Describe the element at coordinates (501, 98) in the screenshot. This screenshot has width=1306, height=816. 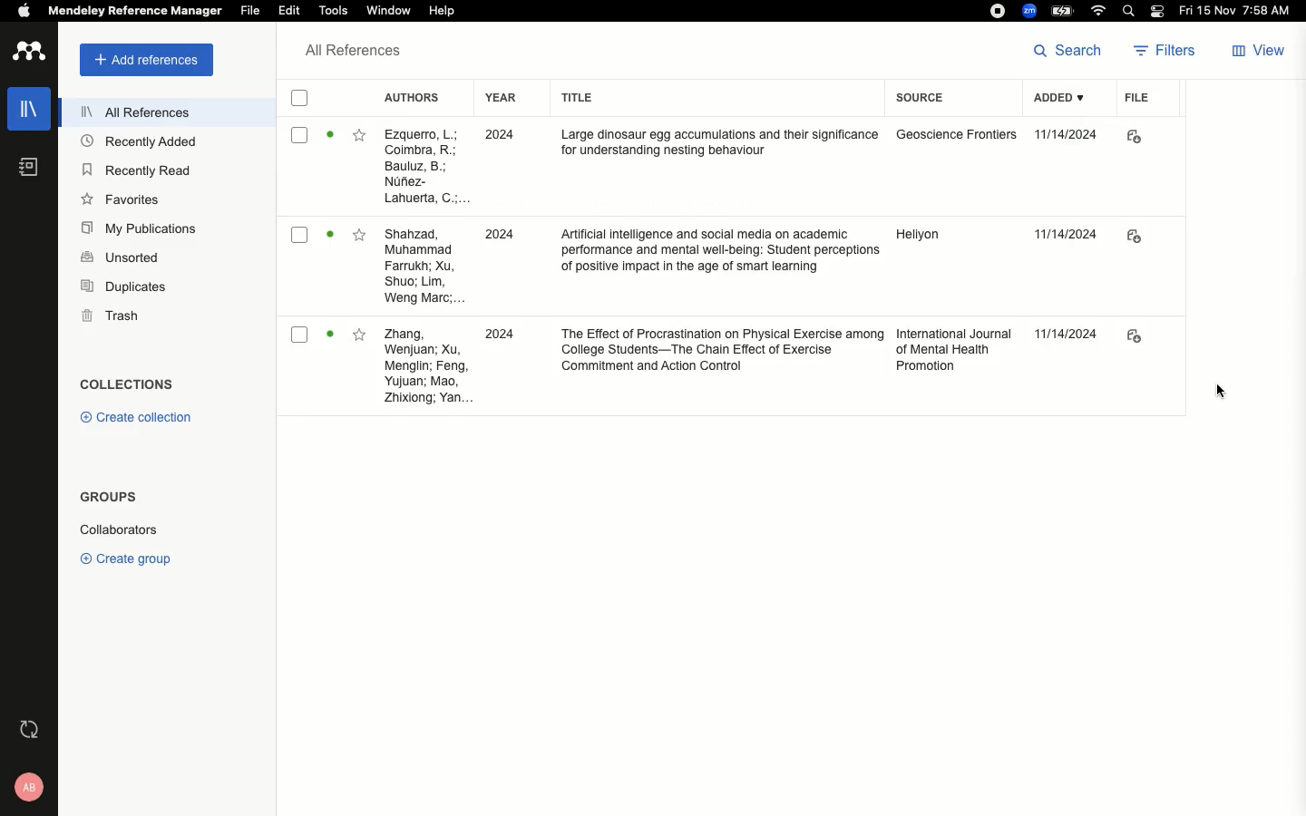
I see `Year` at that location.